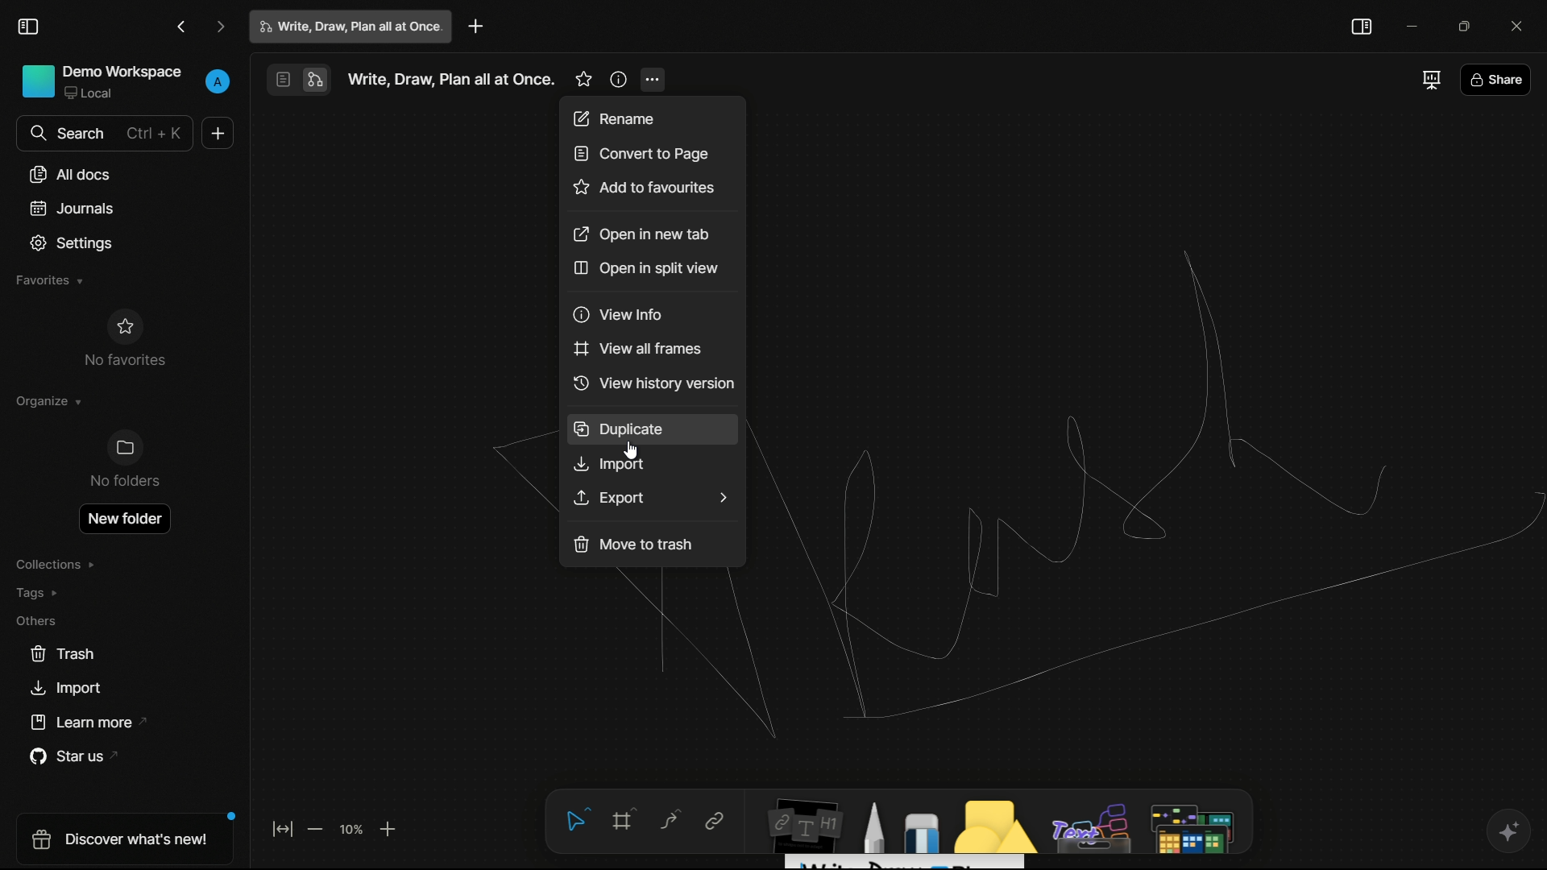  Describe the element at coordinates (388, 831) in the screenshot. I see `zoom in` at that location.